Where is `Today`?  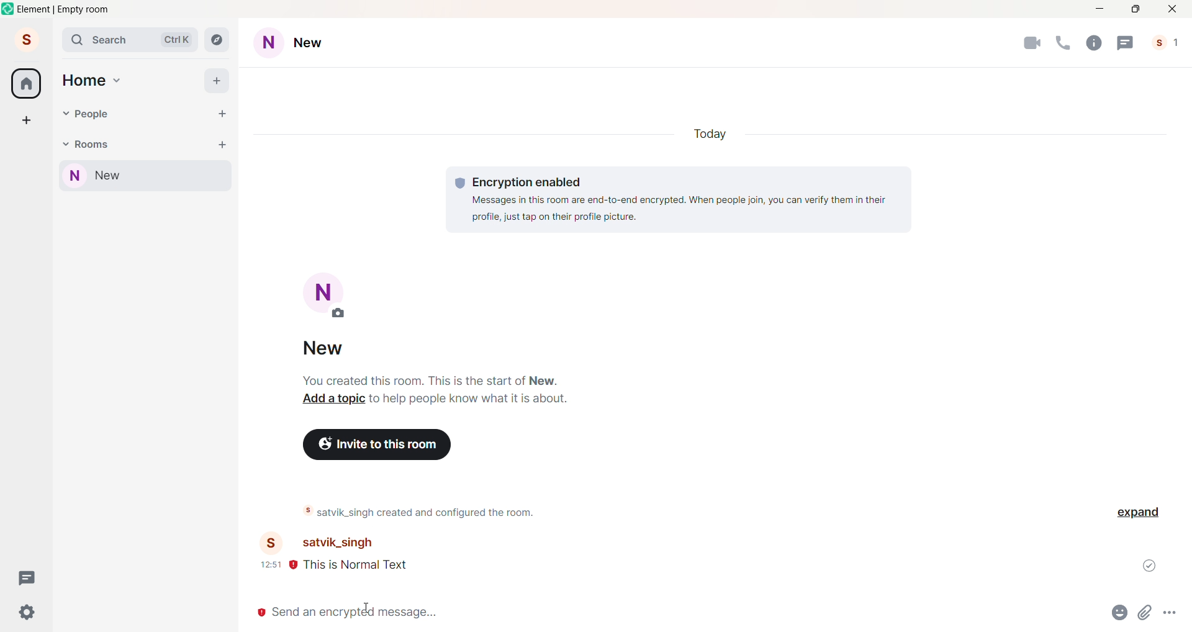 Today is located at coordinates (716, 135).